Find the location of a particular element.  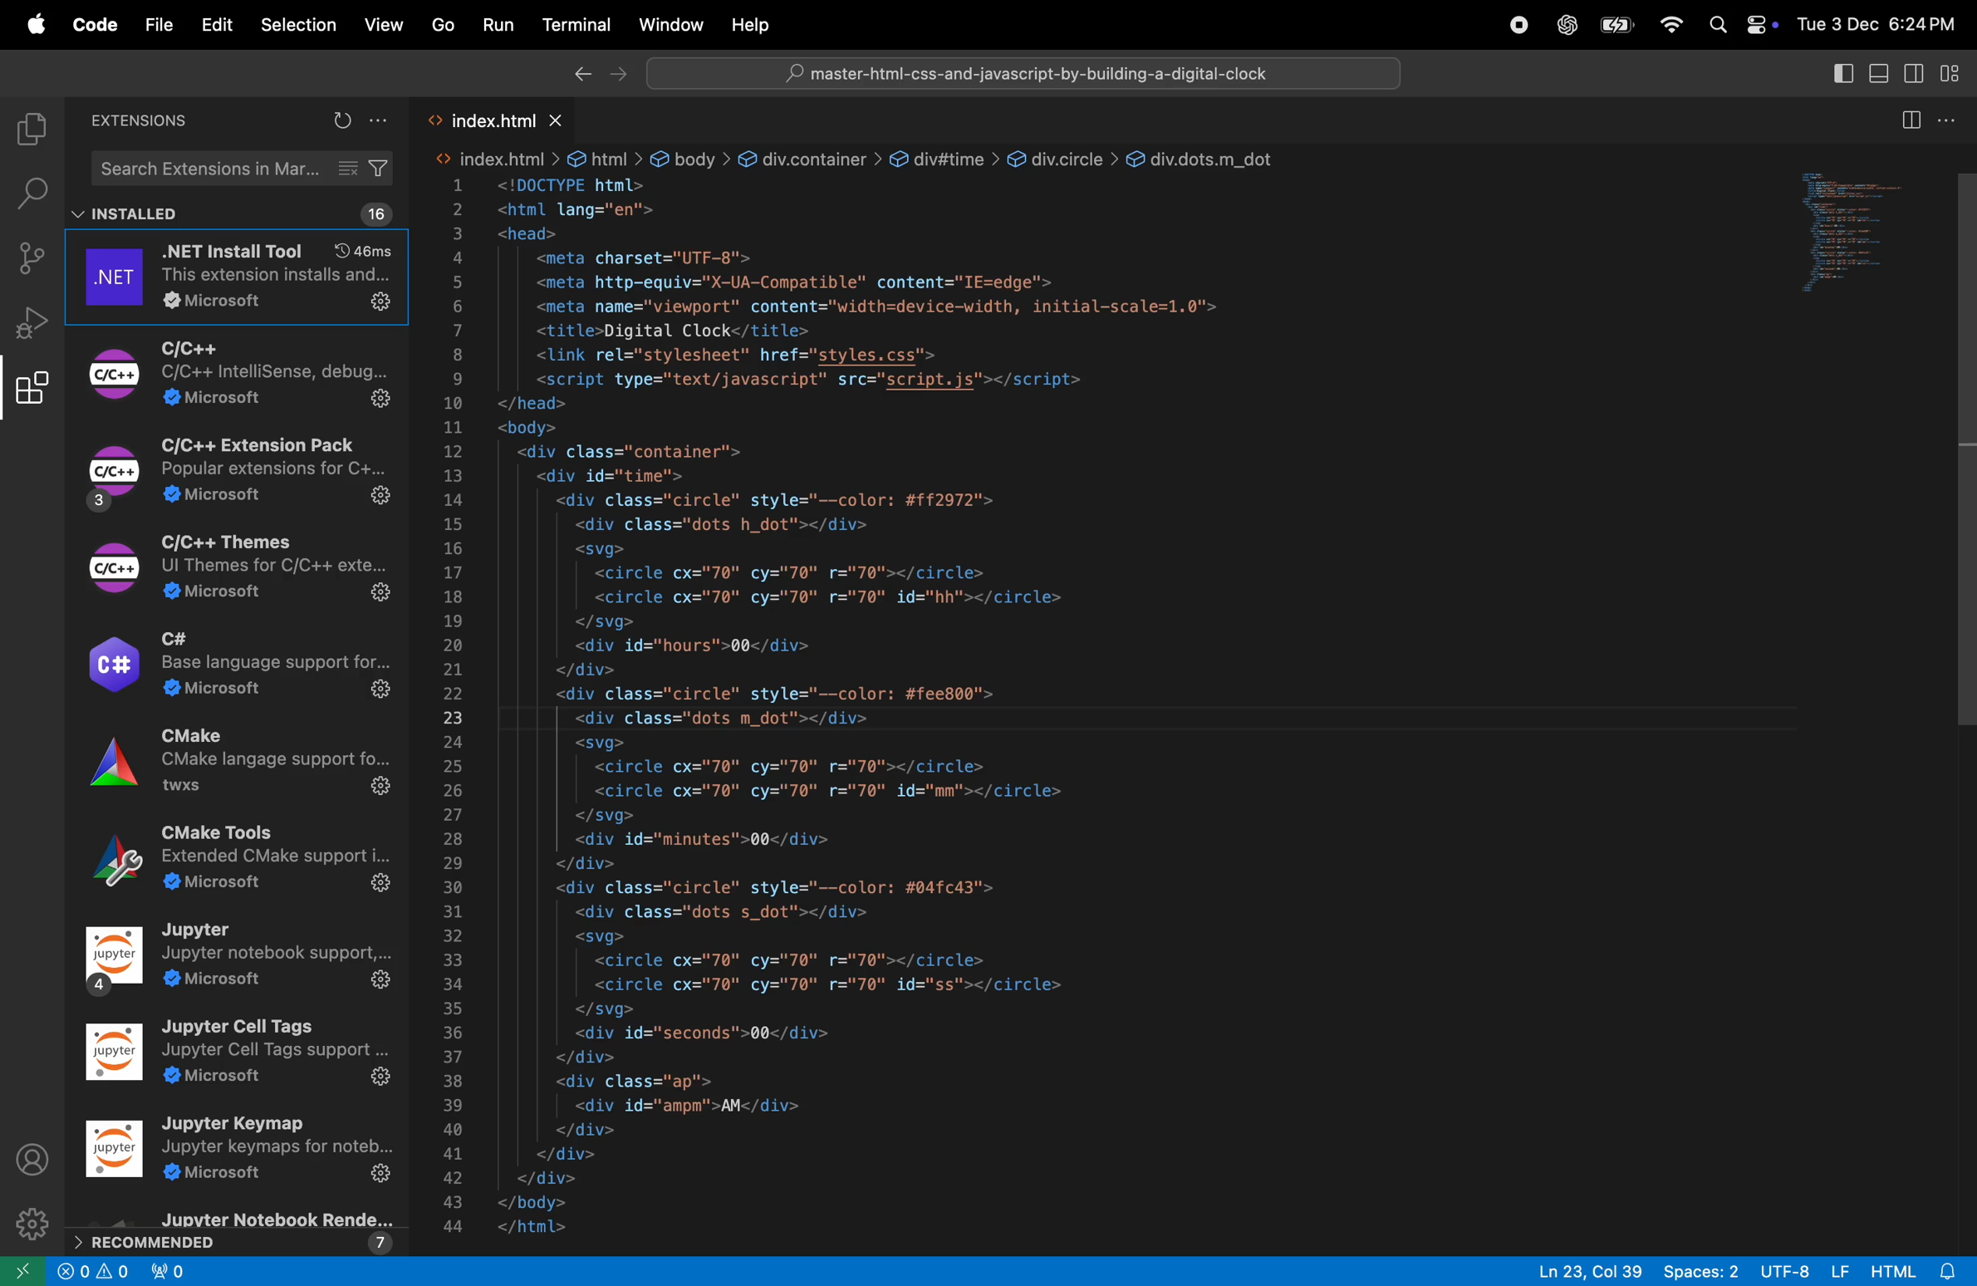

extensions is located at coordinates (32, 390).